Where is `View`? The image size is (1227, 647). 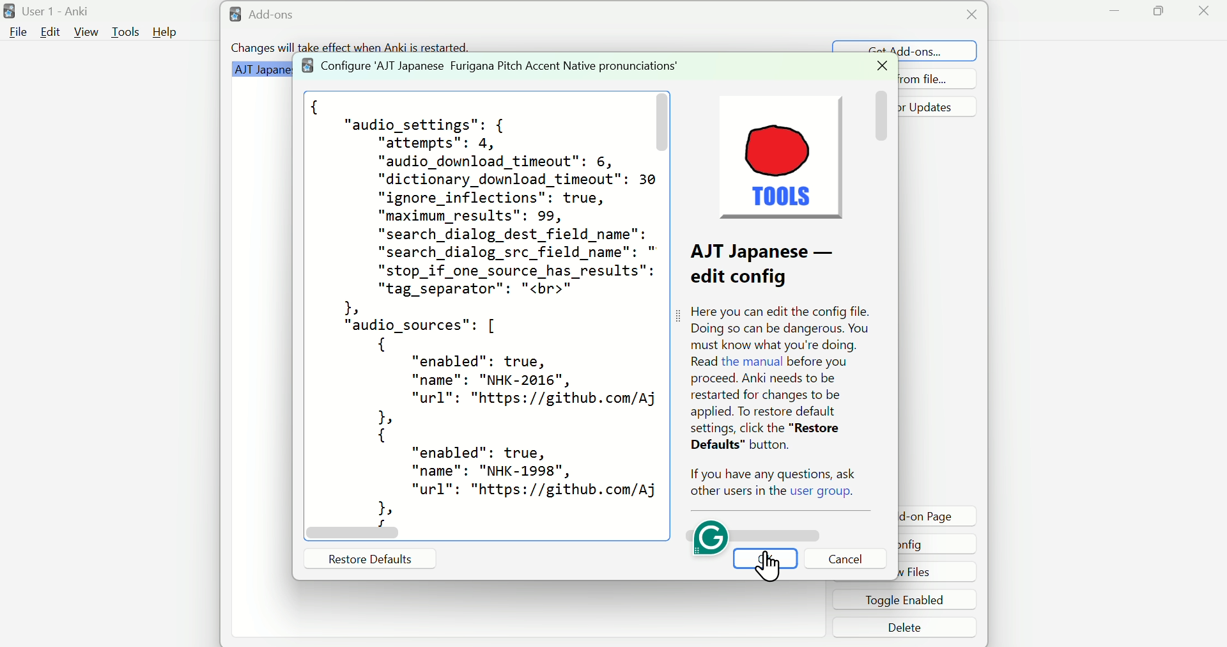
View is located at coordinates (84, 31).